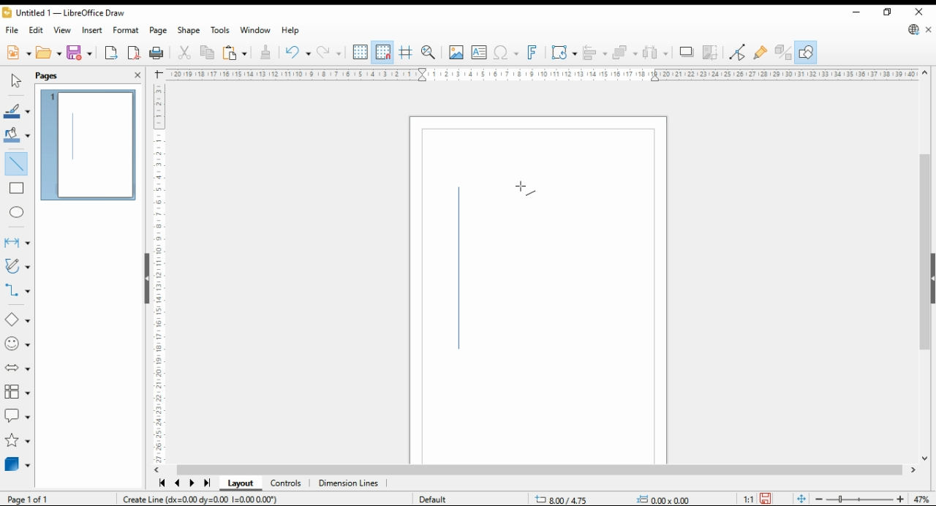 This screenshot has width=936, height=506. I want to click on select, so click(16, 80).